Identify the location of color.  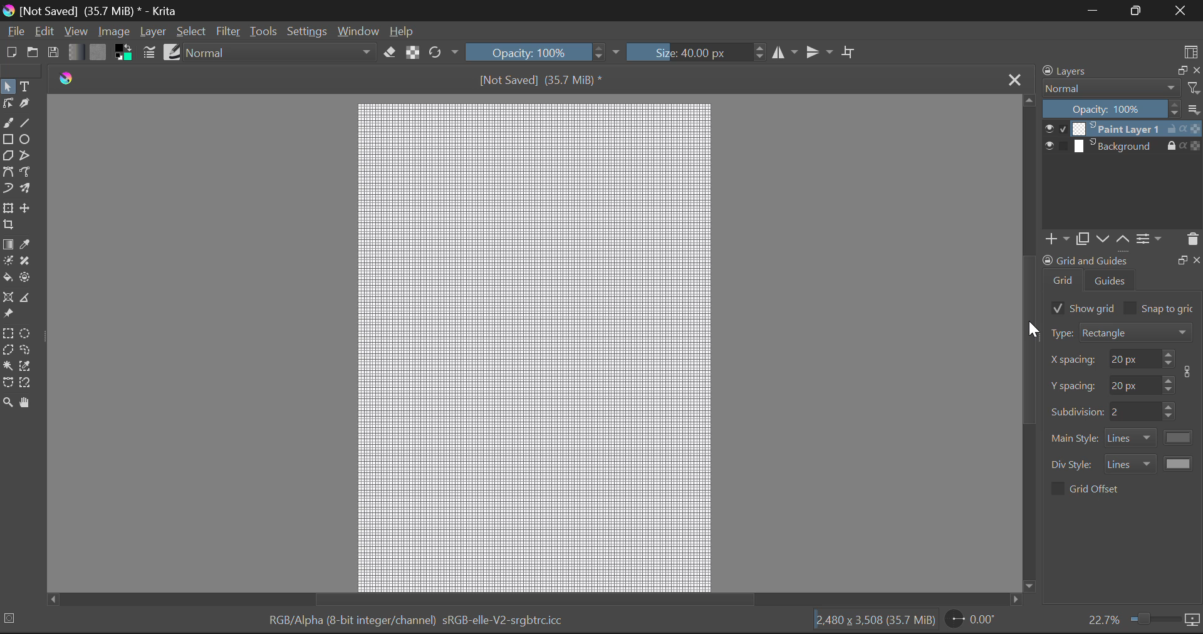
(1180, 437).